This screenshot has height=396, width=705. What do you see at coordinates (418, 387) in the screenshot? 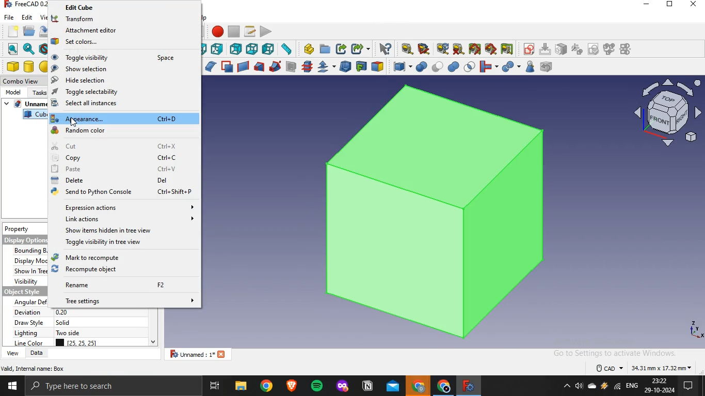
I see `google chrome` at bounding box center [418, 387].